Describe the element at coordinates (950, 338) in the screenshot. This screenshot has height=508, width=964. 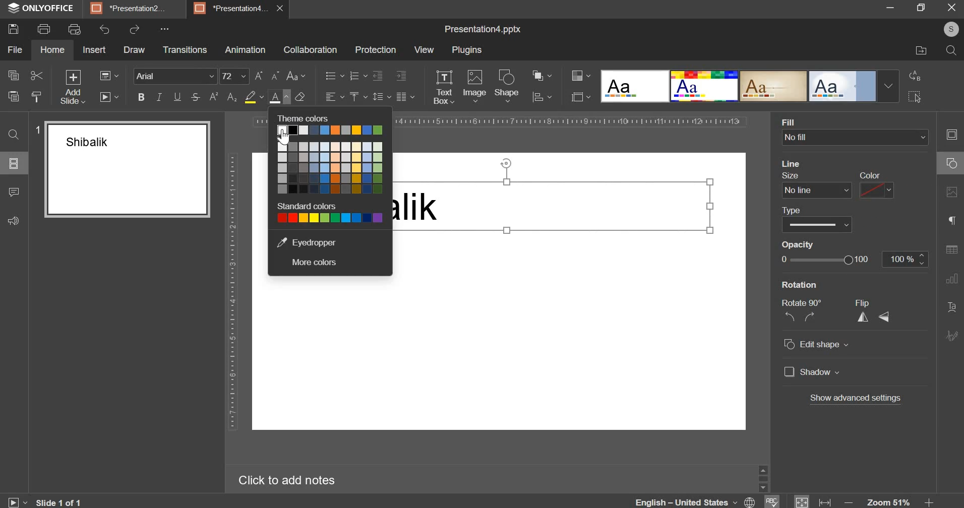
I see `` at that location.